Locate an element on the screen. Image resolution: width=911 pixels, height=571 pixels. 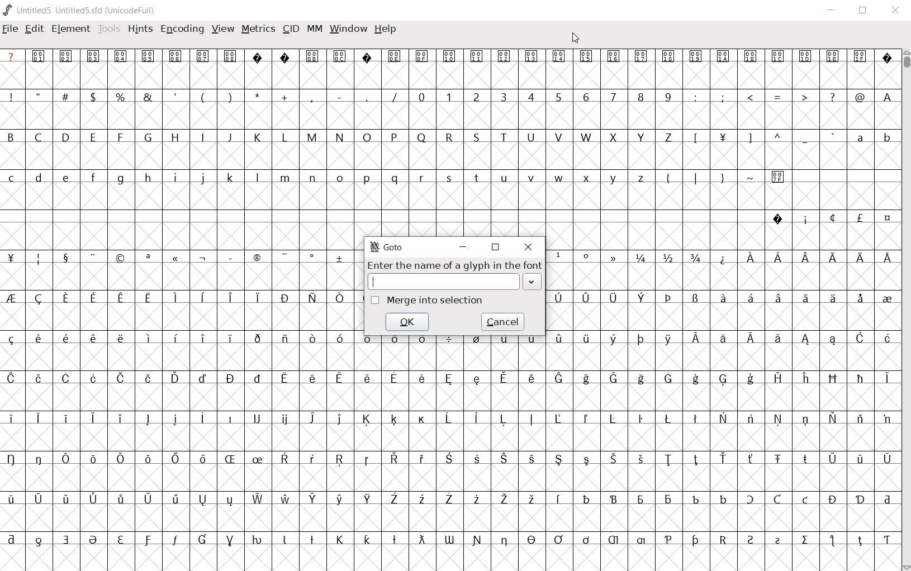
Symbol is located at coordinates (640, 56).